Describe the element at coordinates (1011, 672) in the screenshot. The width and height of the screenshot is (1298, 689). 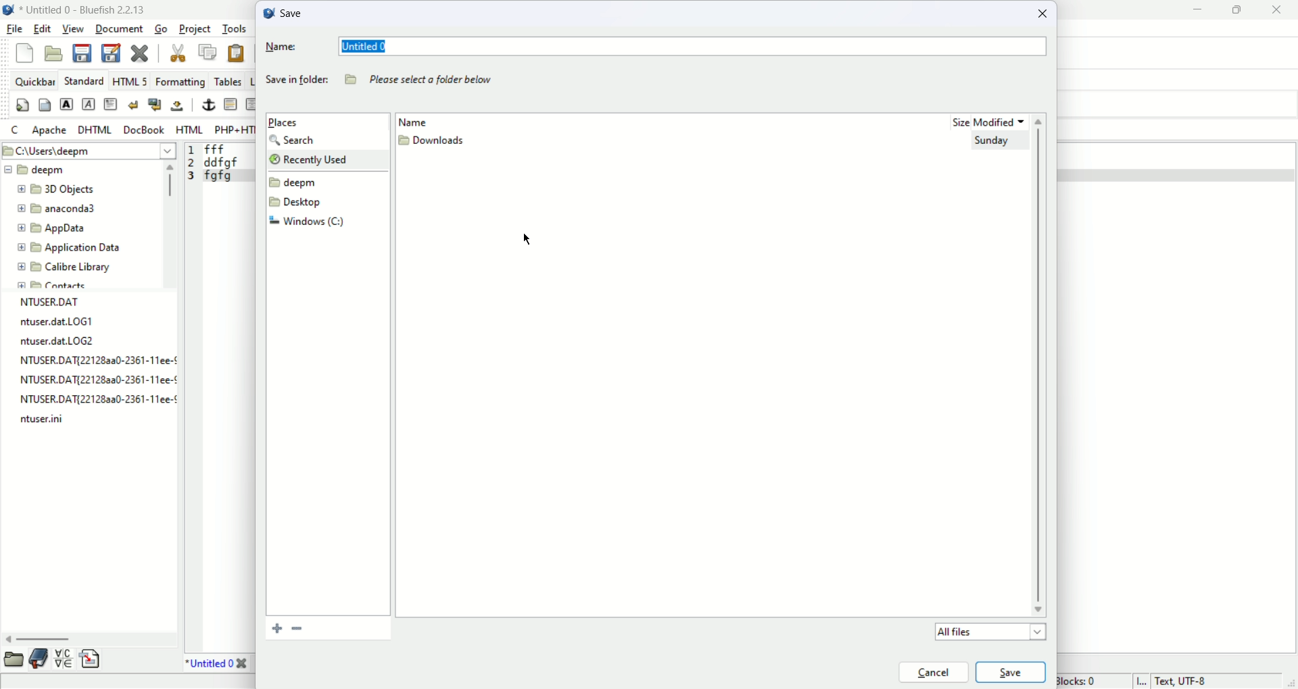
I see `save` at that location.